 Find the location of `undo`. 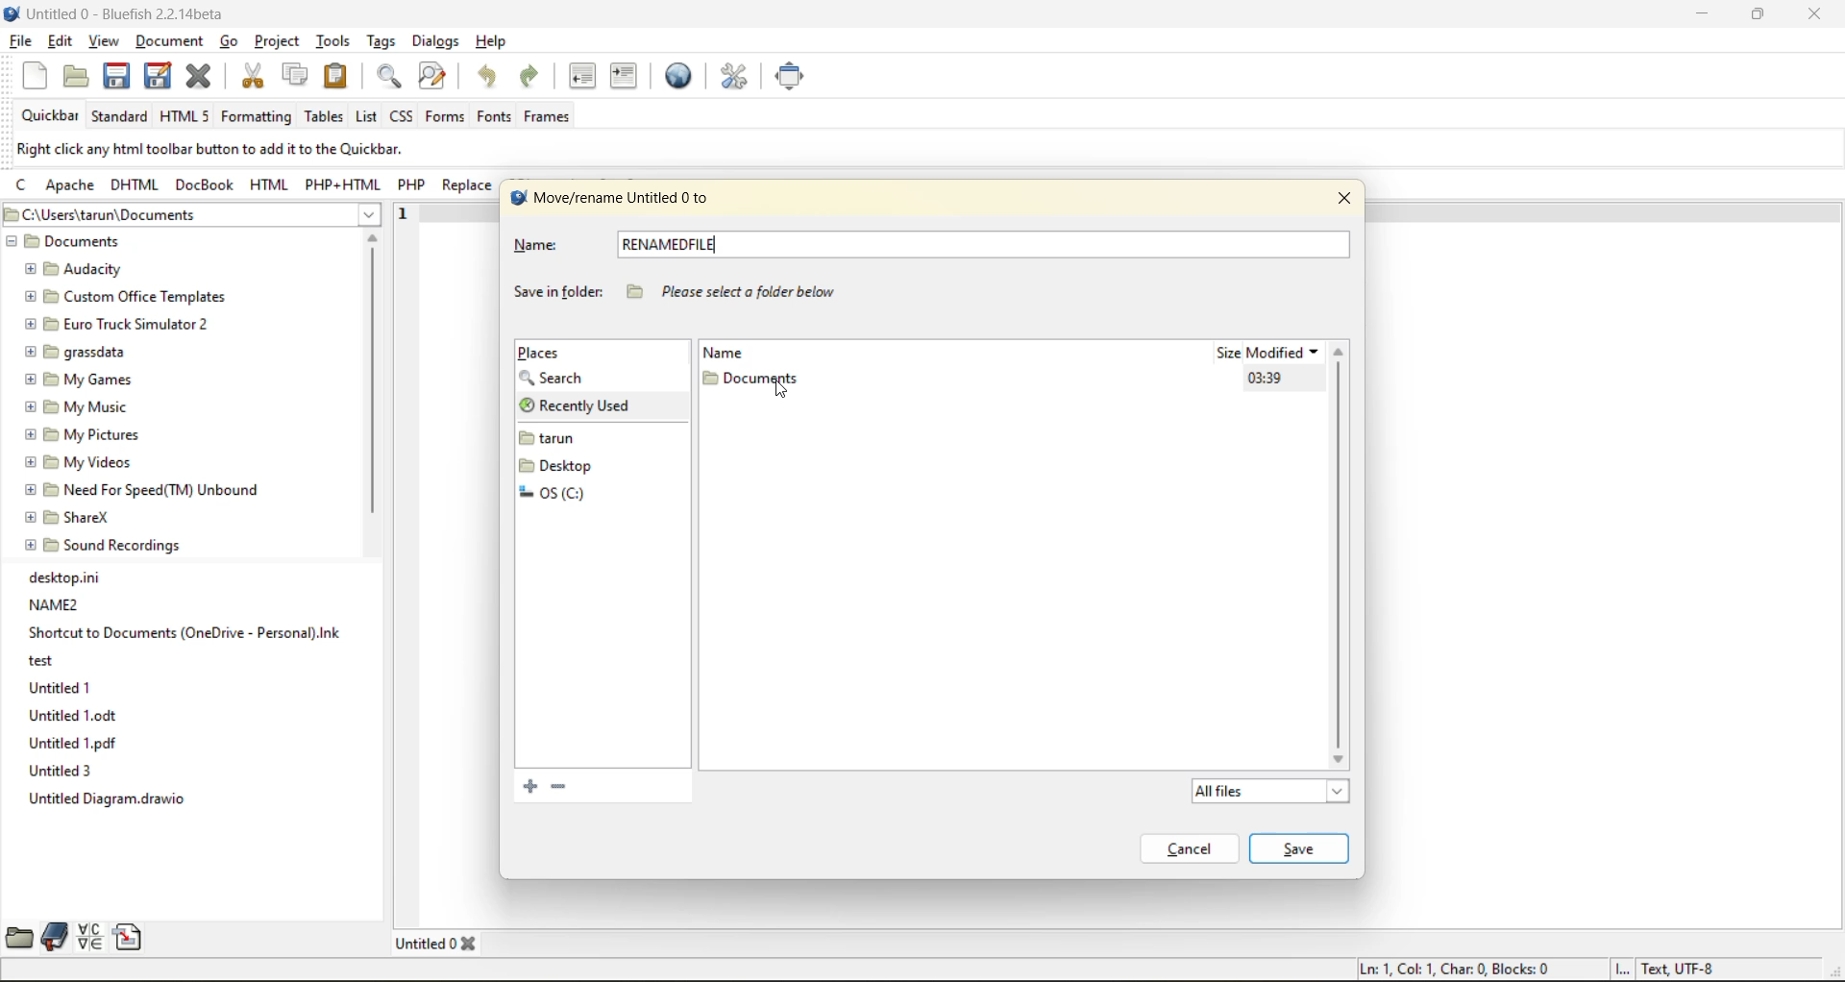

undo is located at coordinates (490, 79).